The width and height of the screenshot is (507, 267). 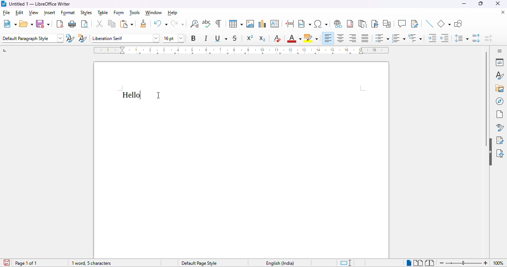 I want to click on italic, so click(x=206, y=39).